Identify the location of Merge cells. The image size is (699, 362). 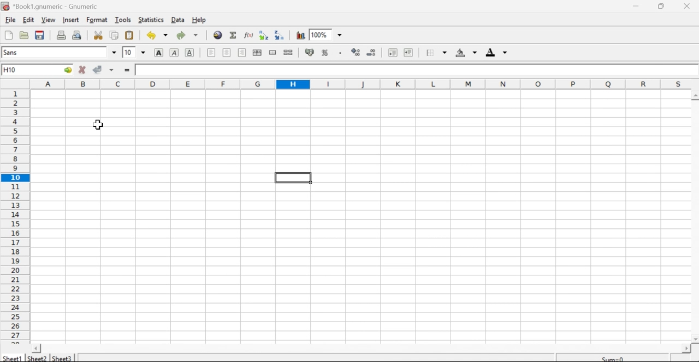
(273, 53).